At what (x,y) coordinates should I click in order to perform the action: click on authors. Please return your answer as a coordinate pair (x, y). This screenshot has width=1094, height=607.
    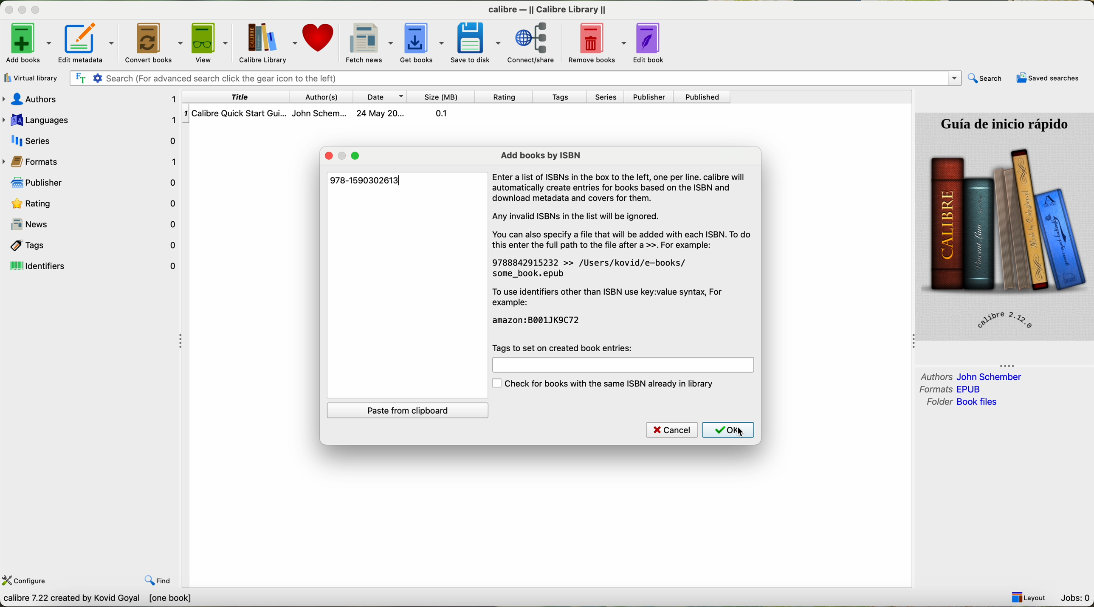
    Looking at the image, I should click on (320, 96).